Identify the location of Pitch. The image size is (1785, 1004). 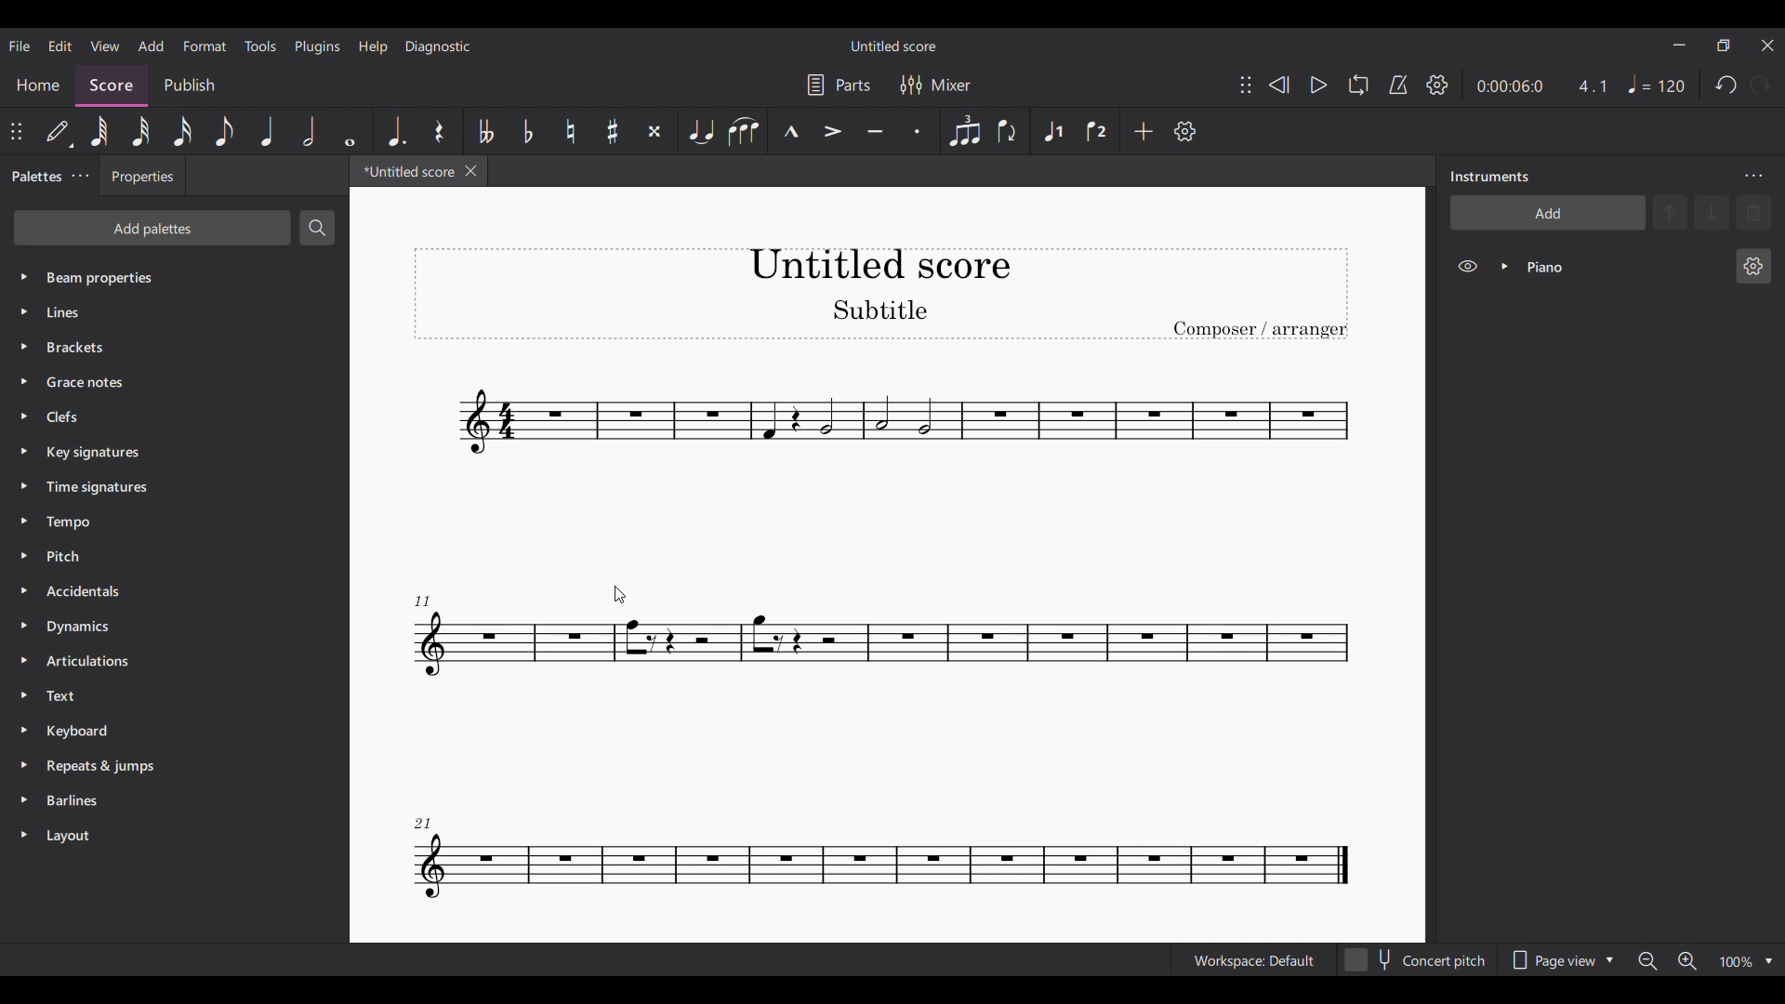
(158, 555).